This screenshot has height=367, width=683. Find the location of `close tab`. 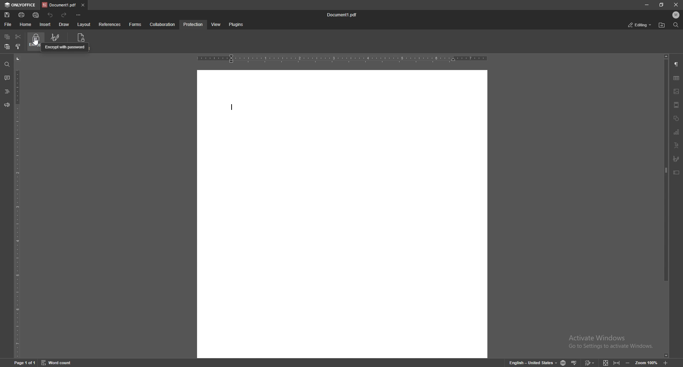

close tab is located at coordinates (83, 5).